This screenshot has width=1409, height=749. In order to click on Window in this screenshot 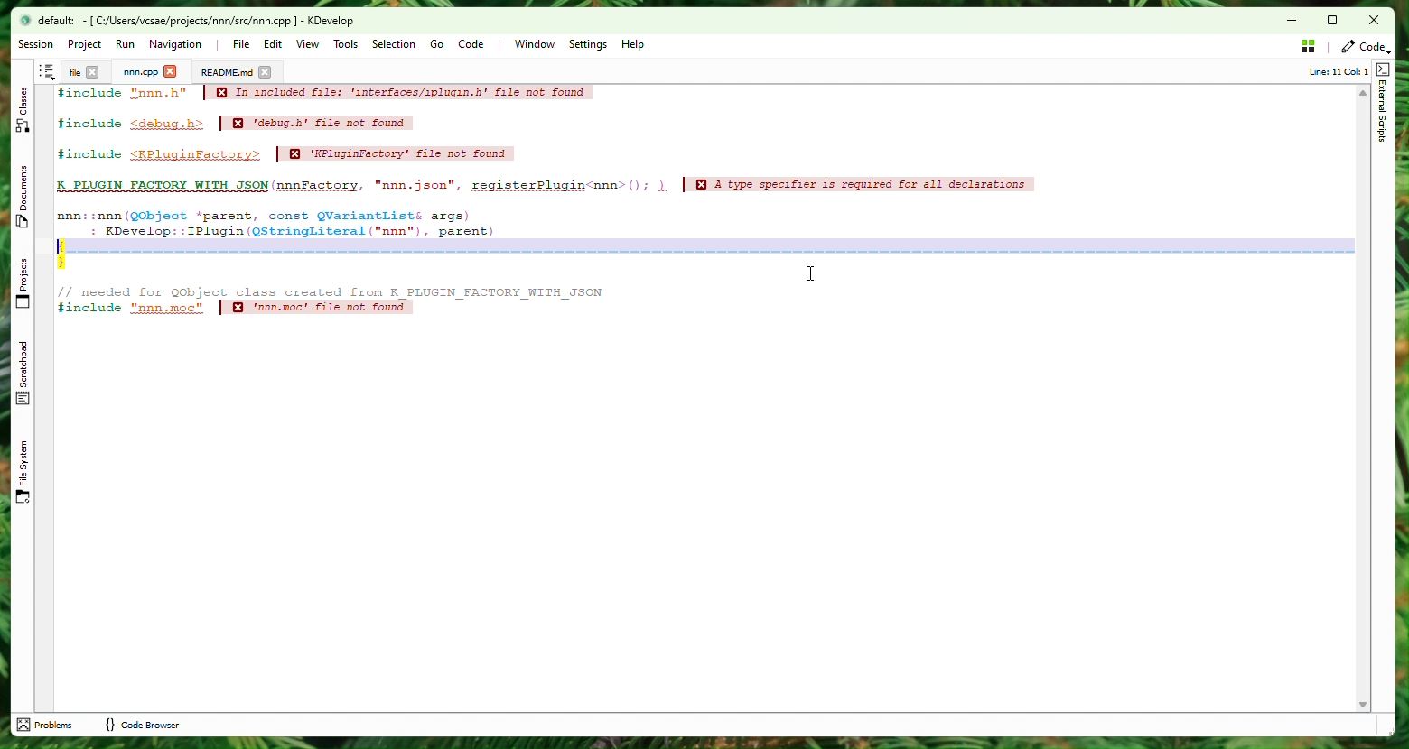, I will do `click(534, 44)`.